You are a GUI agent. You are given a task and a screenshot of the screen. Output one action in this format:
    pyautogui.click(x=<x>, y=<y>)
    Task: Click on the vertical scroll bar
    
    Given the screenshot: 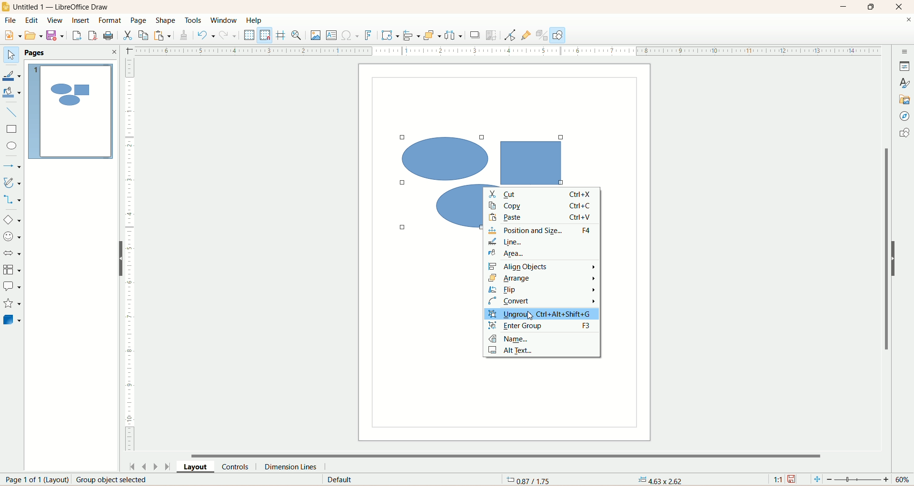 What is the action you would take?
    pyautogui.click(x=886, y=263)
    